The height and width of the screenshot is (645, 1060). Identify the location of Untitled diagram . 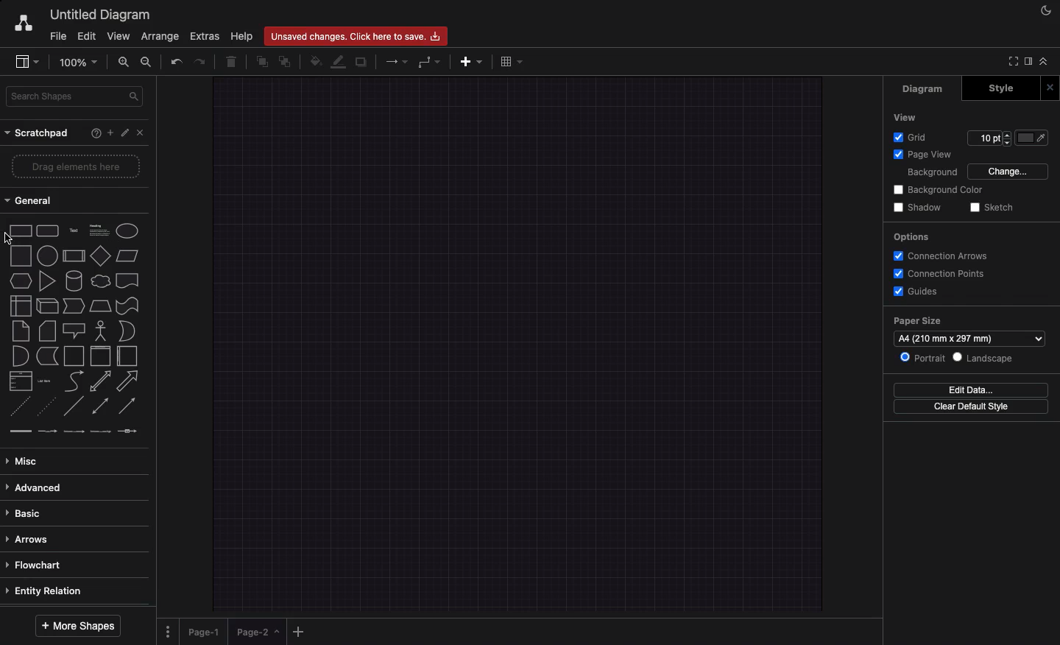
(102, 13).